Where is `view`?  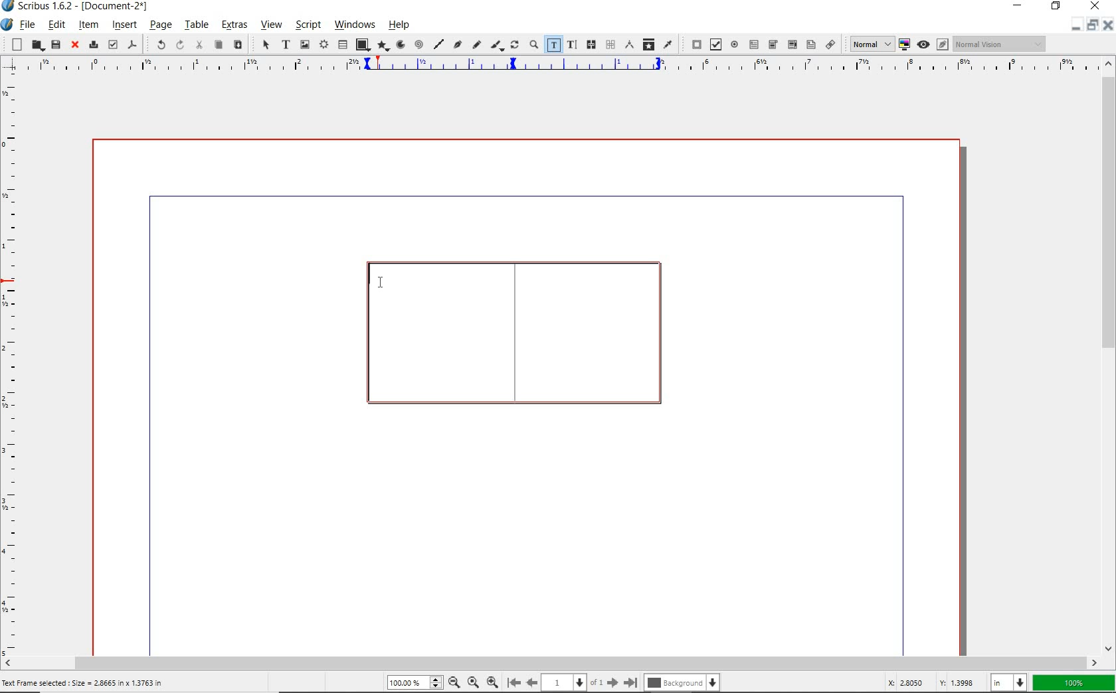 view is located at coordinates (270, 25).